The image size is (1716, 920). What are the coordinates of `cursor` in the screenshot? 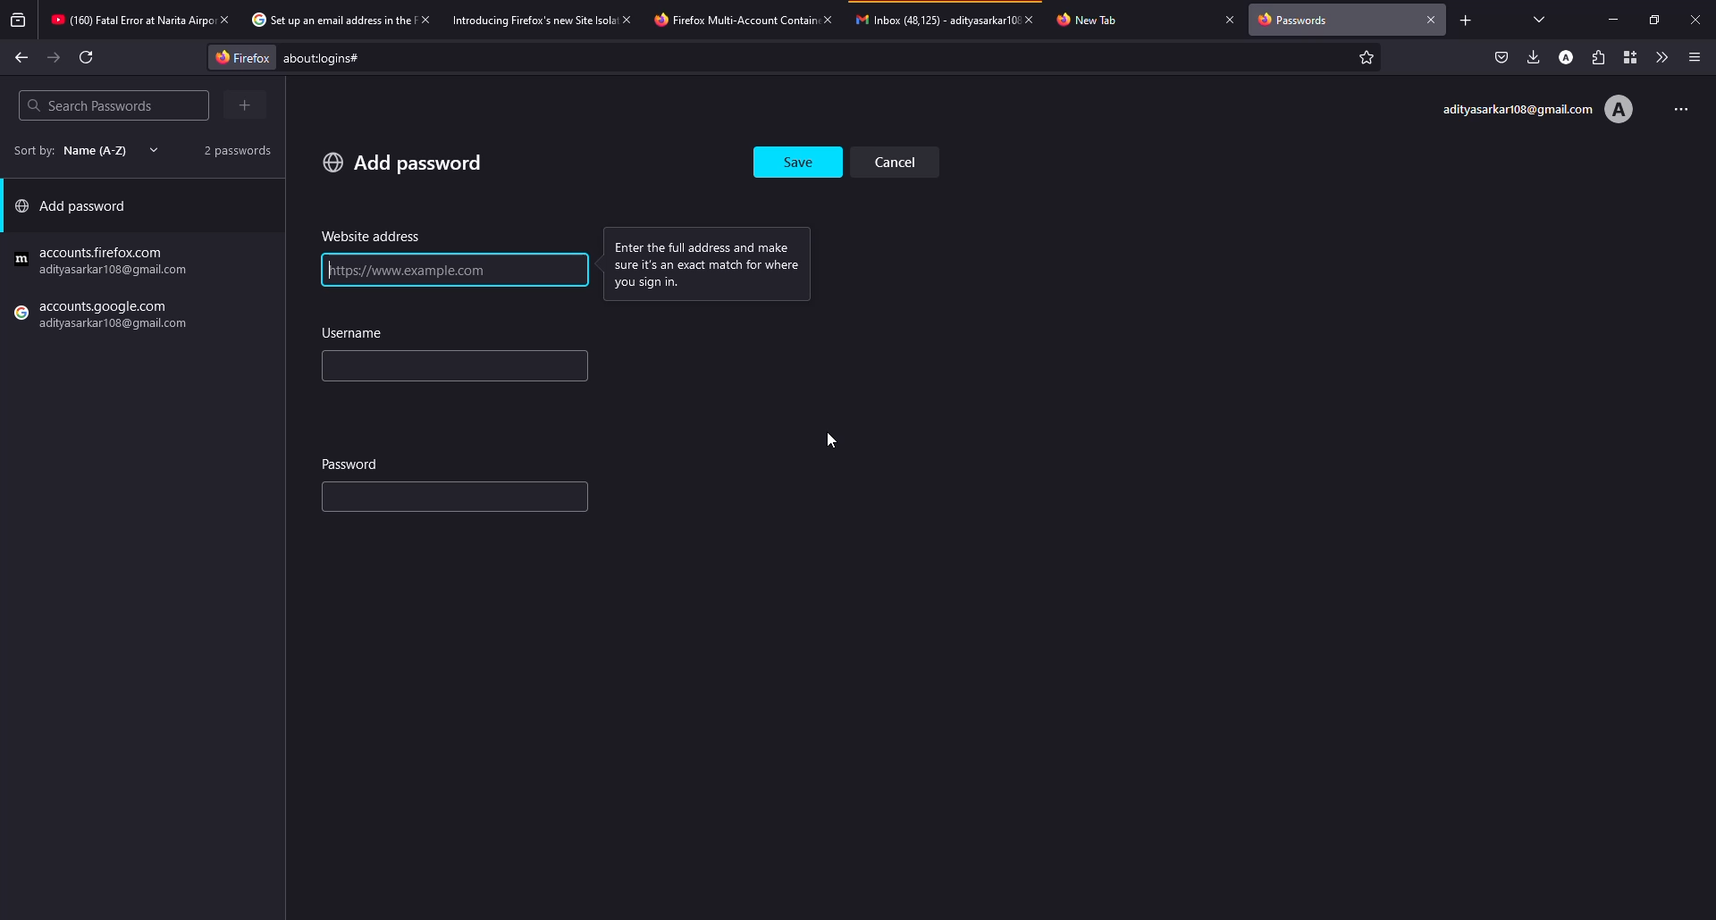 It's located at (825, 441).